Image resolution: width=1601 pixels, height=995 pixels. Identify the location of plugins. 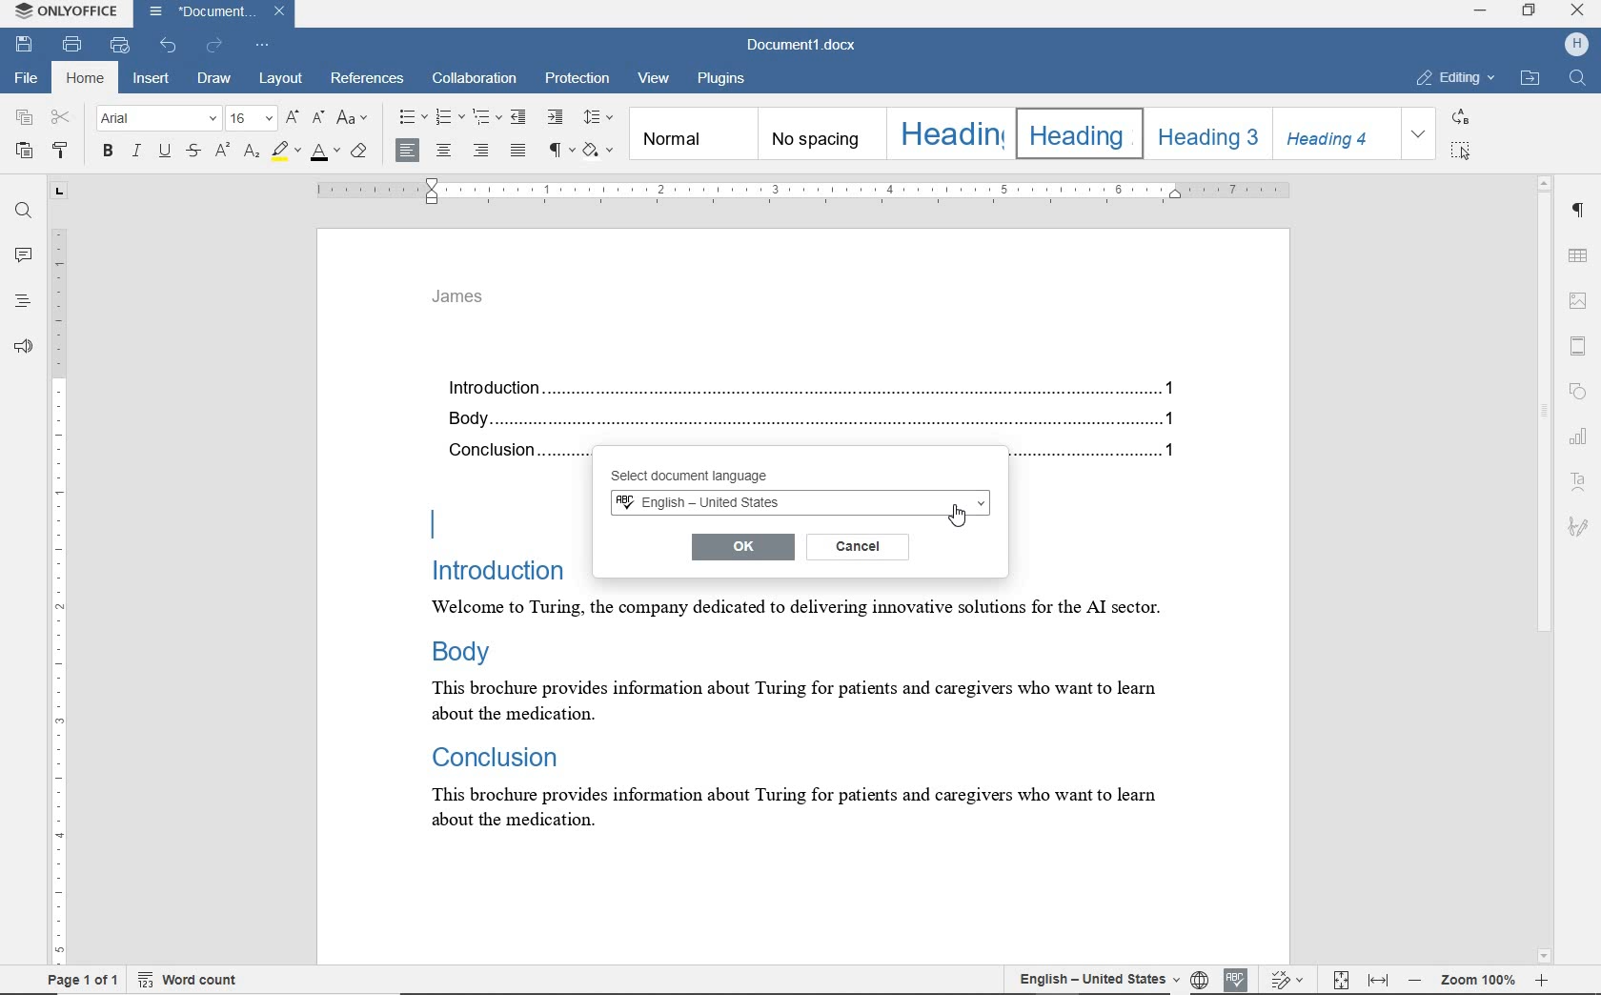
(721, 79).